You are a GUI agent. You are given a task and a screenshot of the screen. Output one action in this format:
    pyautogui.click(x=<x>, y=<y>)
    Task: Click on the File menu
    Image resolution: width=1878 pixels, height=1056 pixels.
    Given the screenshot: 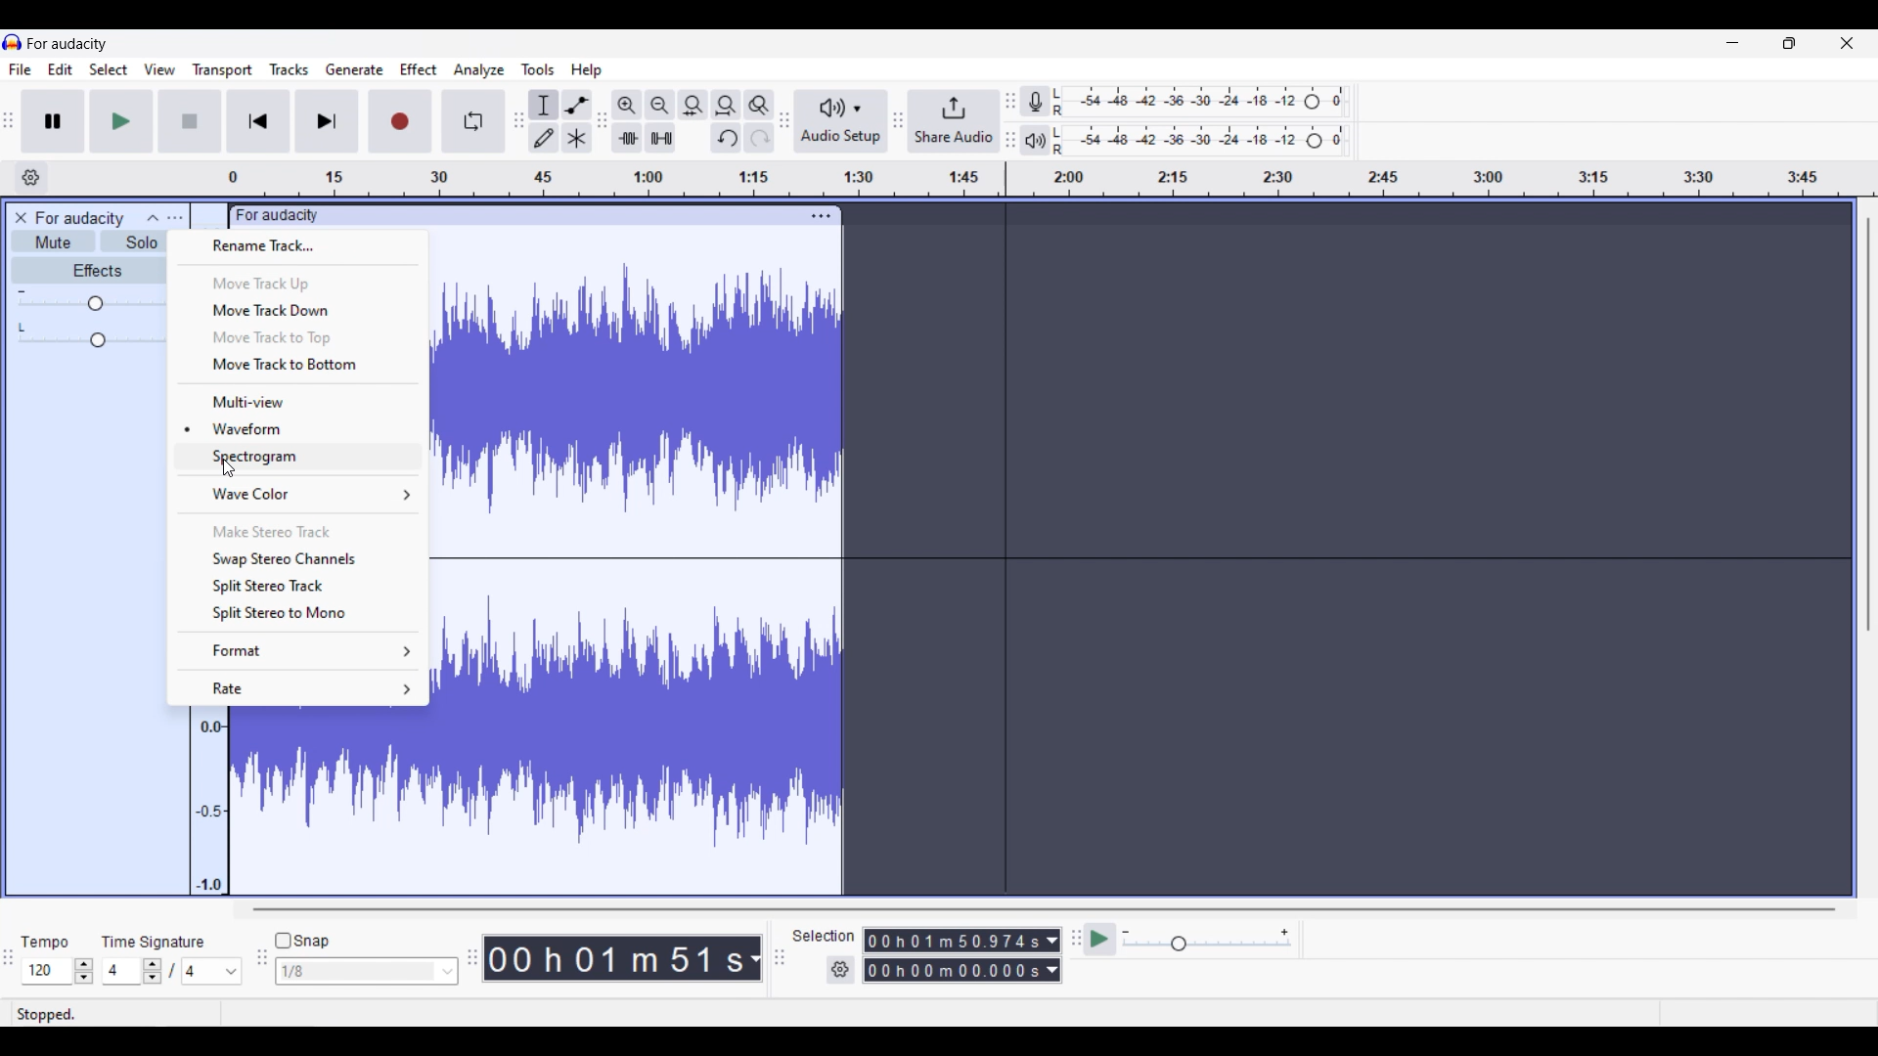 What is the action you would take?
    pyautogui.click(x=21, y=69)
    